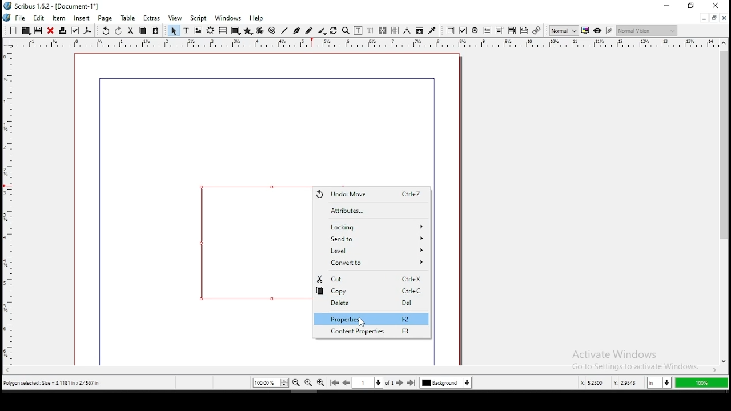  What do you see at coordinates (536, 30) in the screenshot?
I see `link annotation` at bounding box center [536, 30].